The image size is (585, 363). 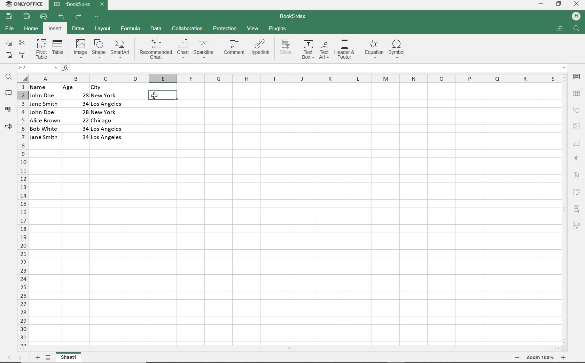 I want to click on John Doe, so click(x=43, y=112).